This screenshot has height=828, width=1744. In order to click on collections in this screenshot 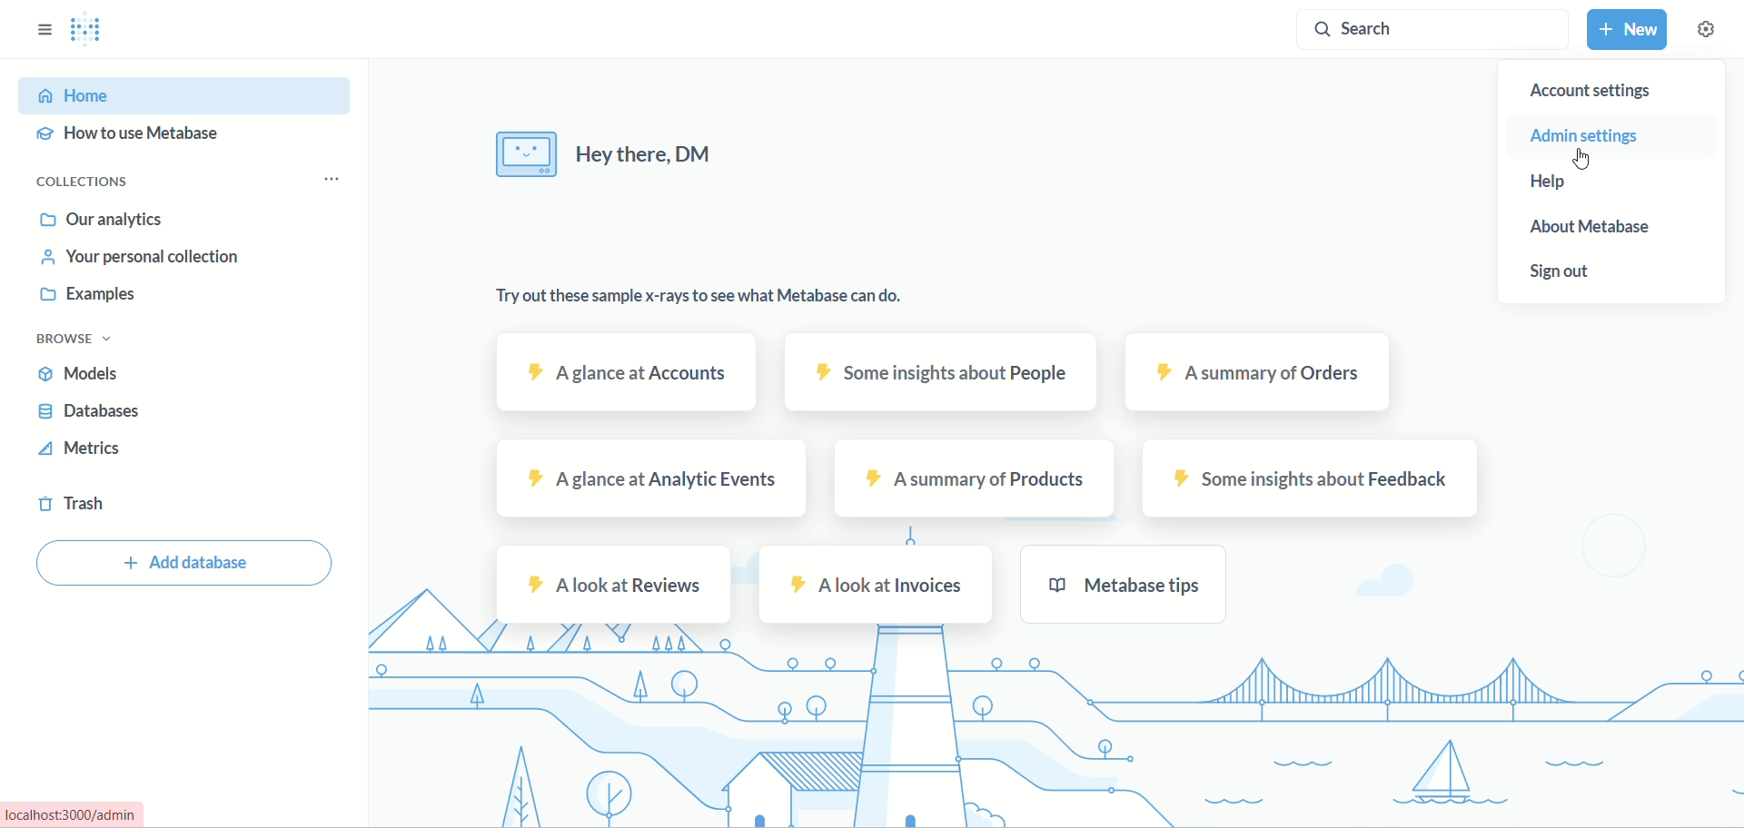, I will do `click(94, 183)`.